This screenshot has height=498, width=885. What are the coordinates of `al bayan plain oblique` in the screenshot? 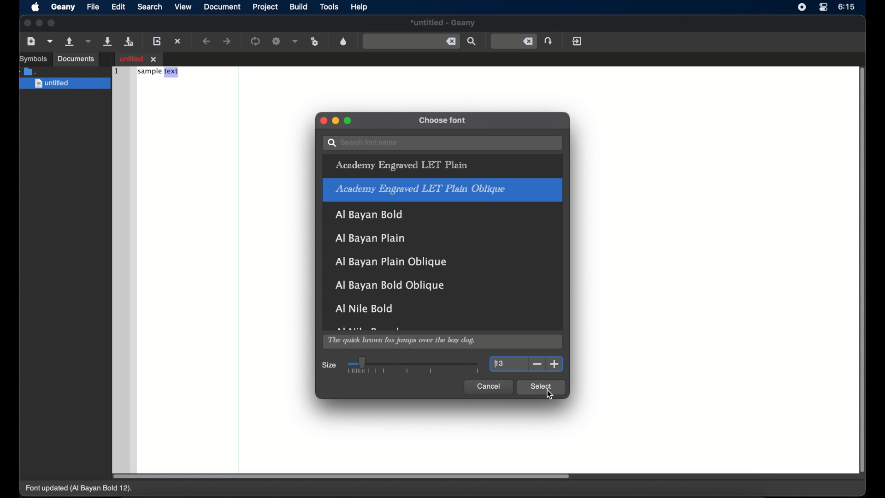 It's located at (392, 262).